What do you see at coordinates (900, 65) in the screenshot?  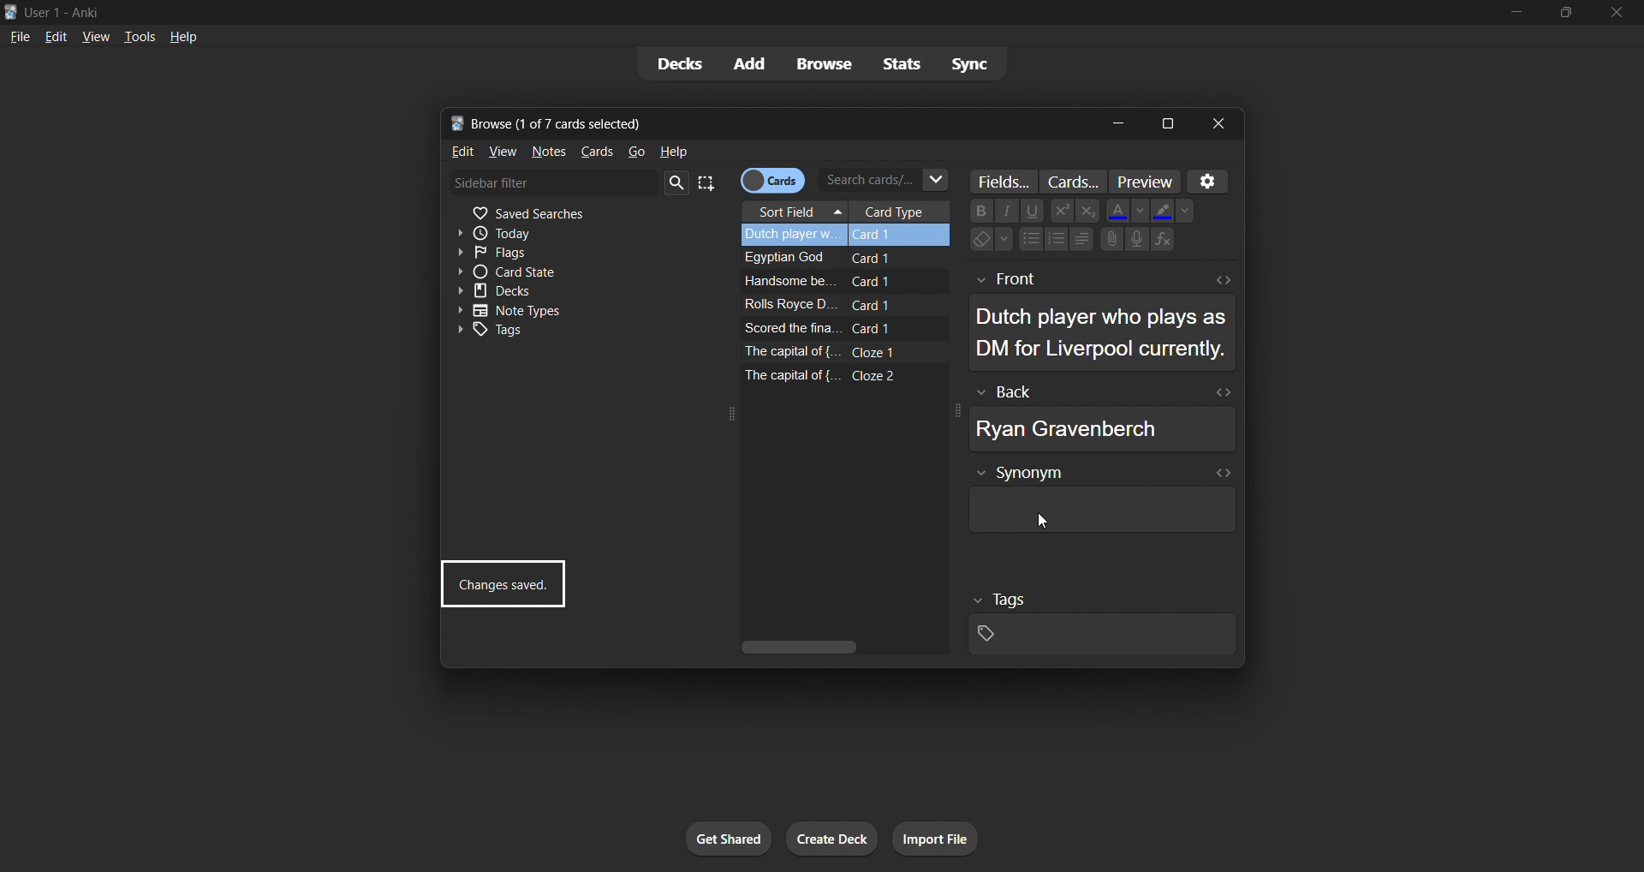 I see `stats` at bounding box center [900, 65].